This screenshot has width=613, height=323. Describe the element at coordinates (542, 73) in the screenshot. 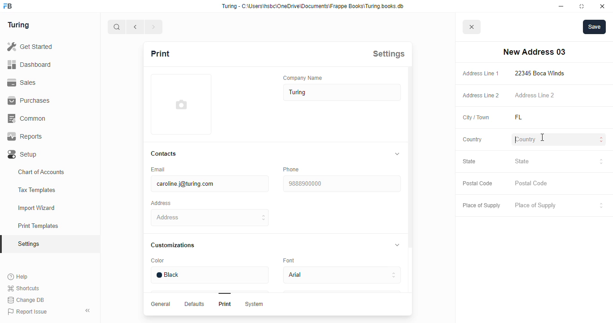

I see `22345 Boca Winds` at that location.